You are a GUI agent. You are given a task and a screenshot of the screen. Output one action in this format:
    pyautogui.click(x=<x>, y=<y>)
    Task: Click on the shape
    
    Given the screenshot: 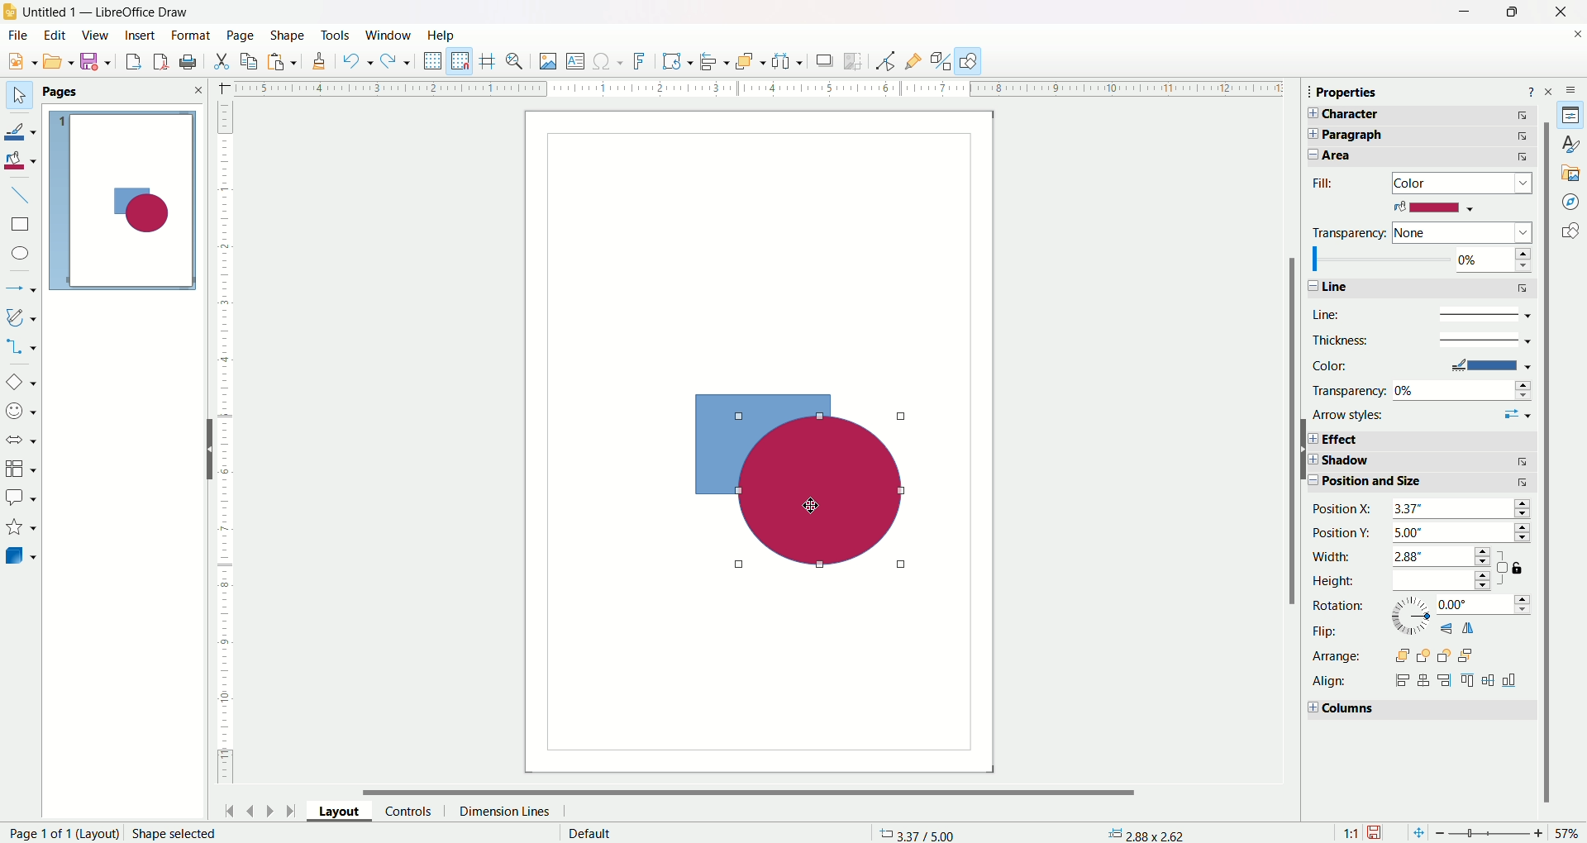 What is the action you would take?
    pyautogui.click(x=284, y=32)
    